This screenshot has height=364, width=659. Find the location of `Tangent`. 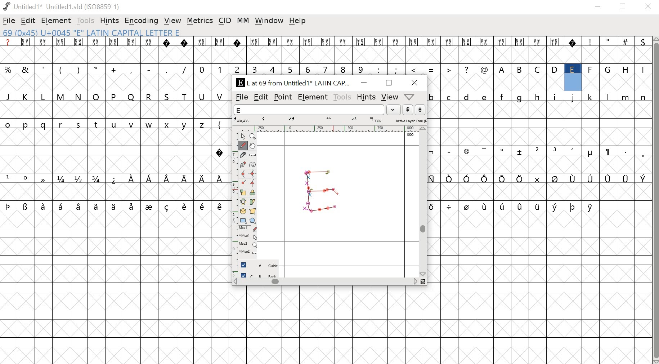

Tangent is located at coordinates (252, 183).